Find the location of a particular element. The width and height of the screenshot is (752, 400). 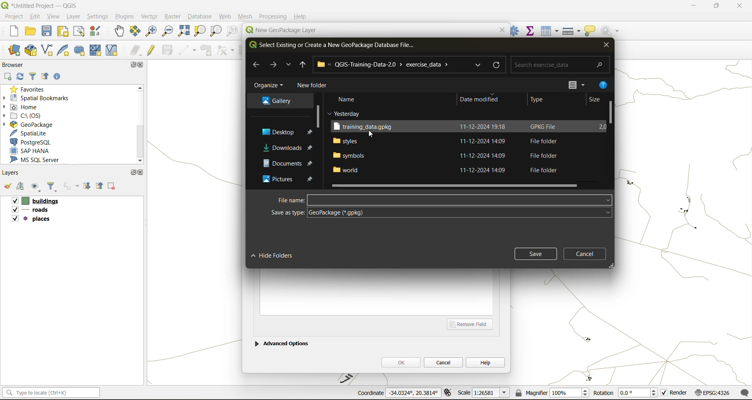

maximize is located at coordinates (133, 172).